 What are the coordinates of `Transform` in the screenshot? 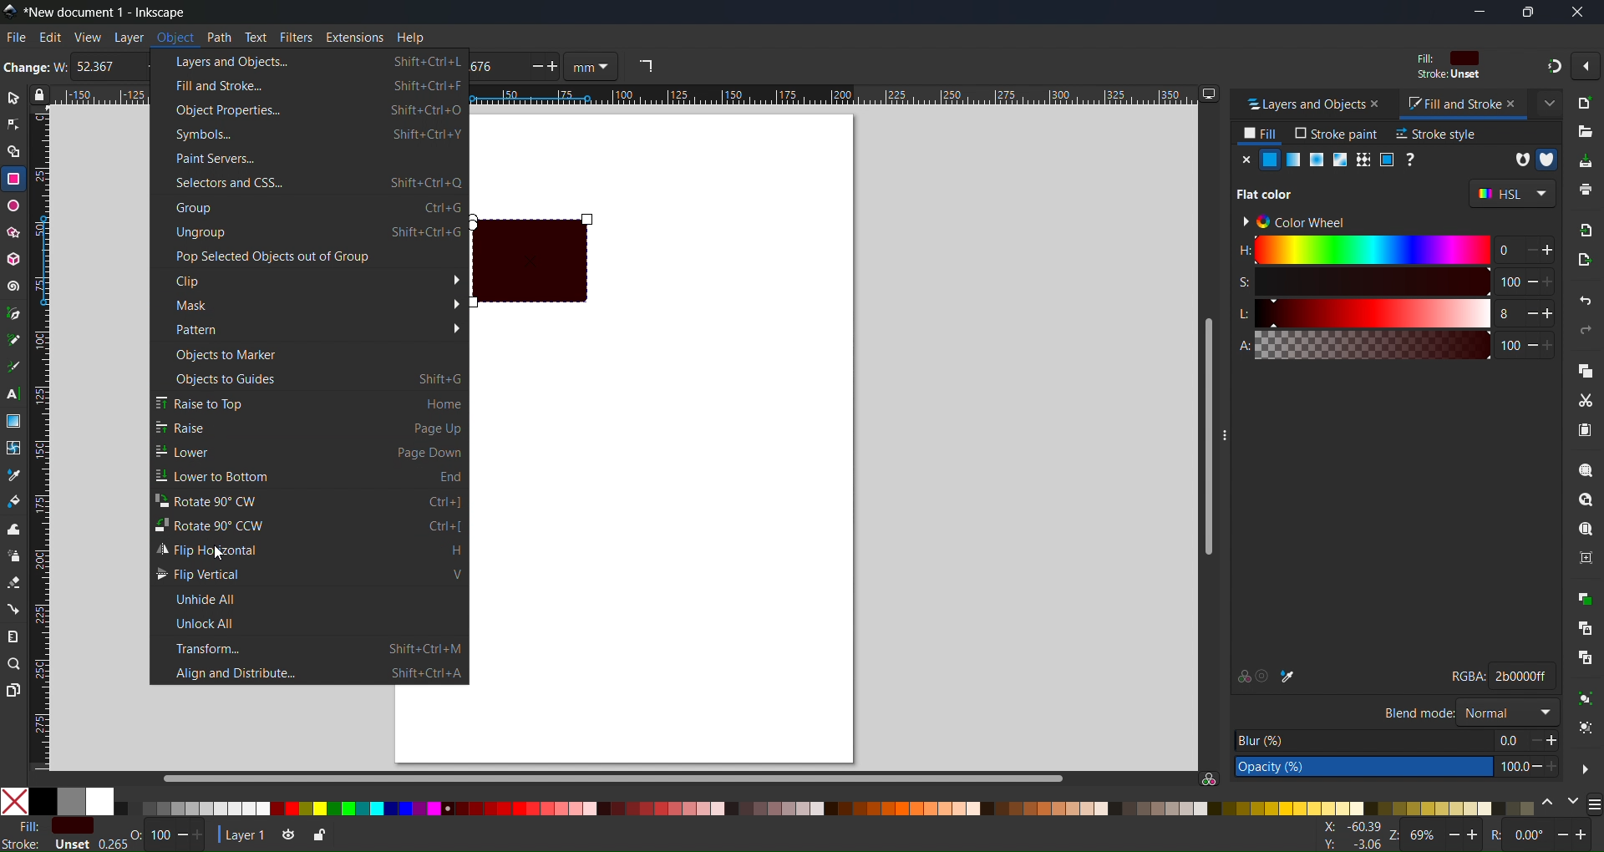 It's located at (310, 647).